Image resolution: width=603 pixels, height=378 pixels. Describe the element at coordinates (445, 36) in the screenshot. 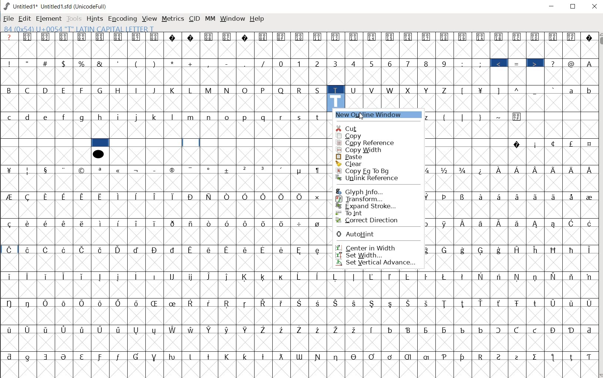

I see `Symbol` at that location.